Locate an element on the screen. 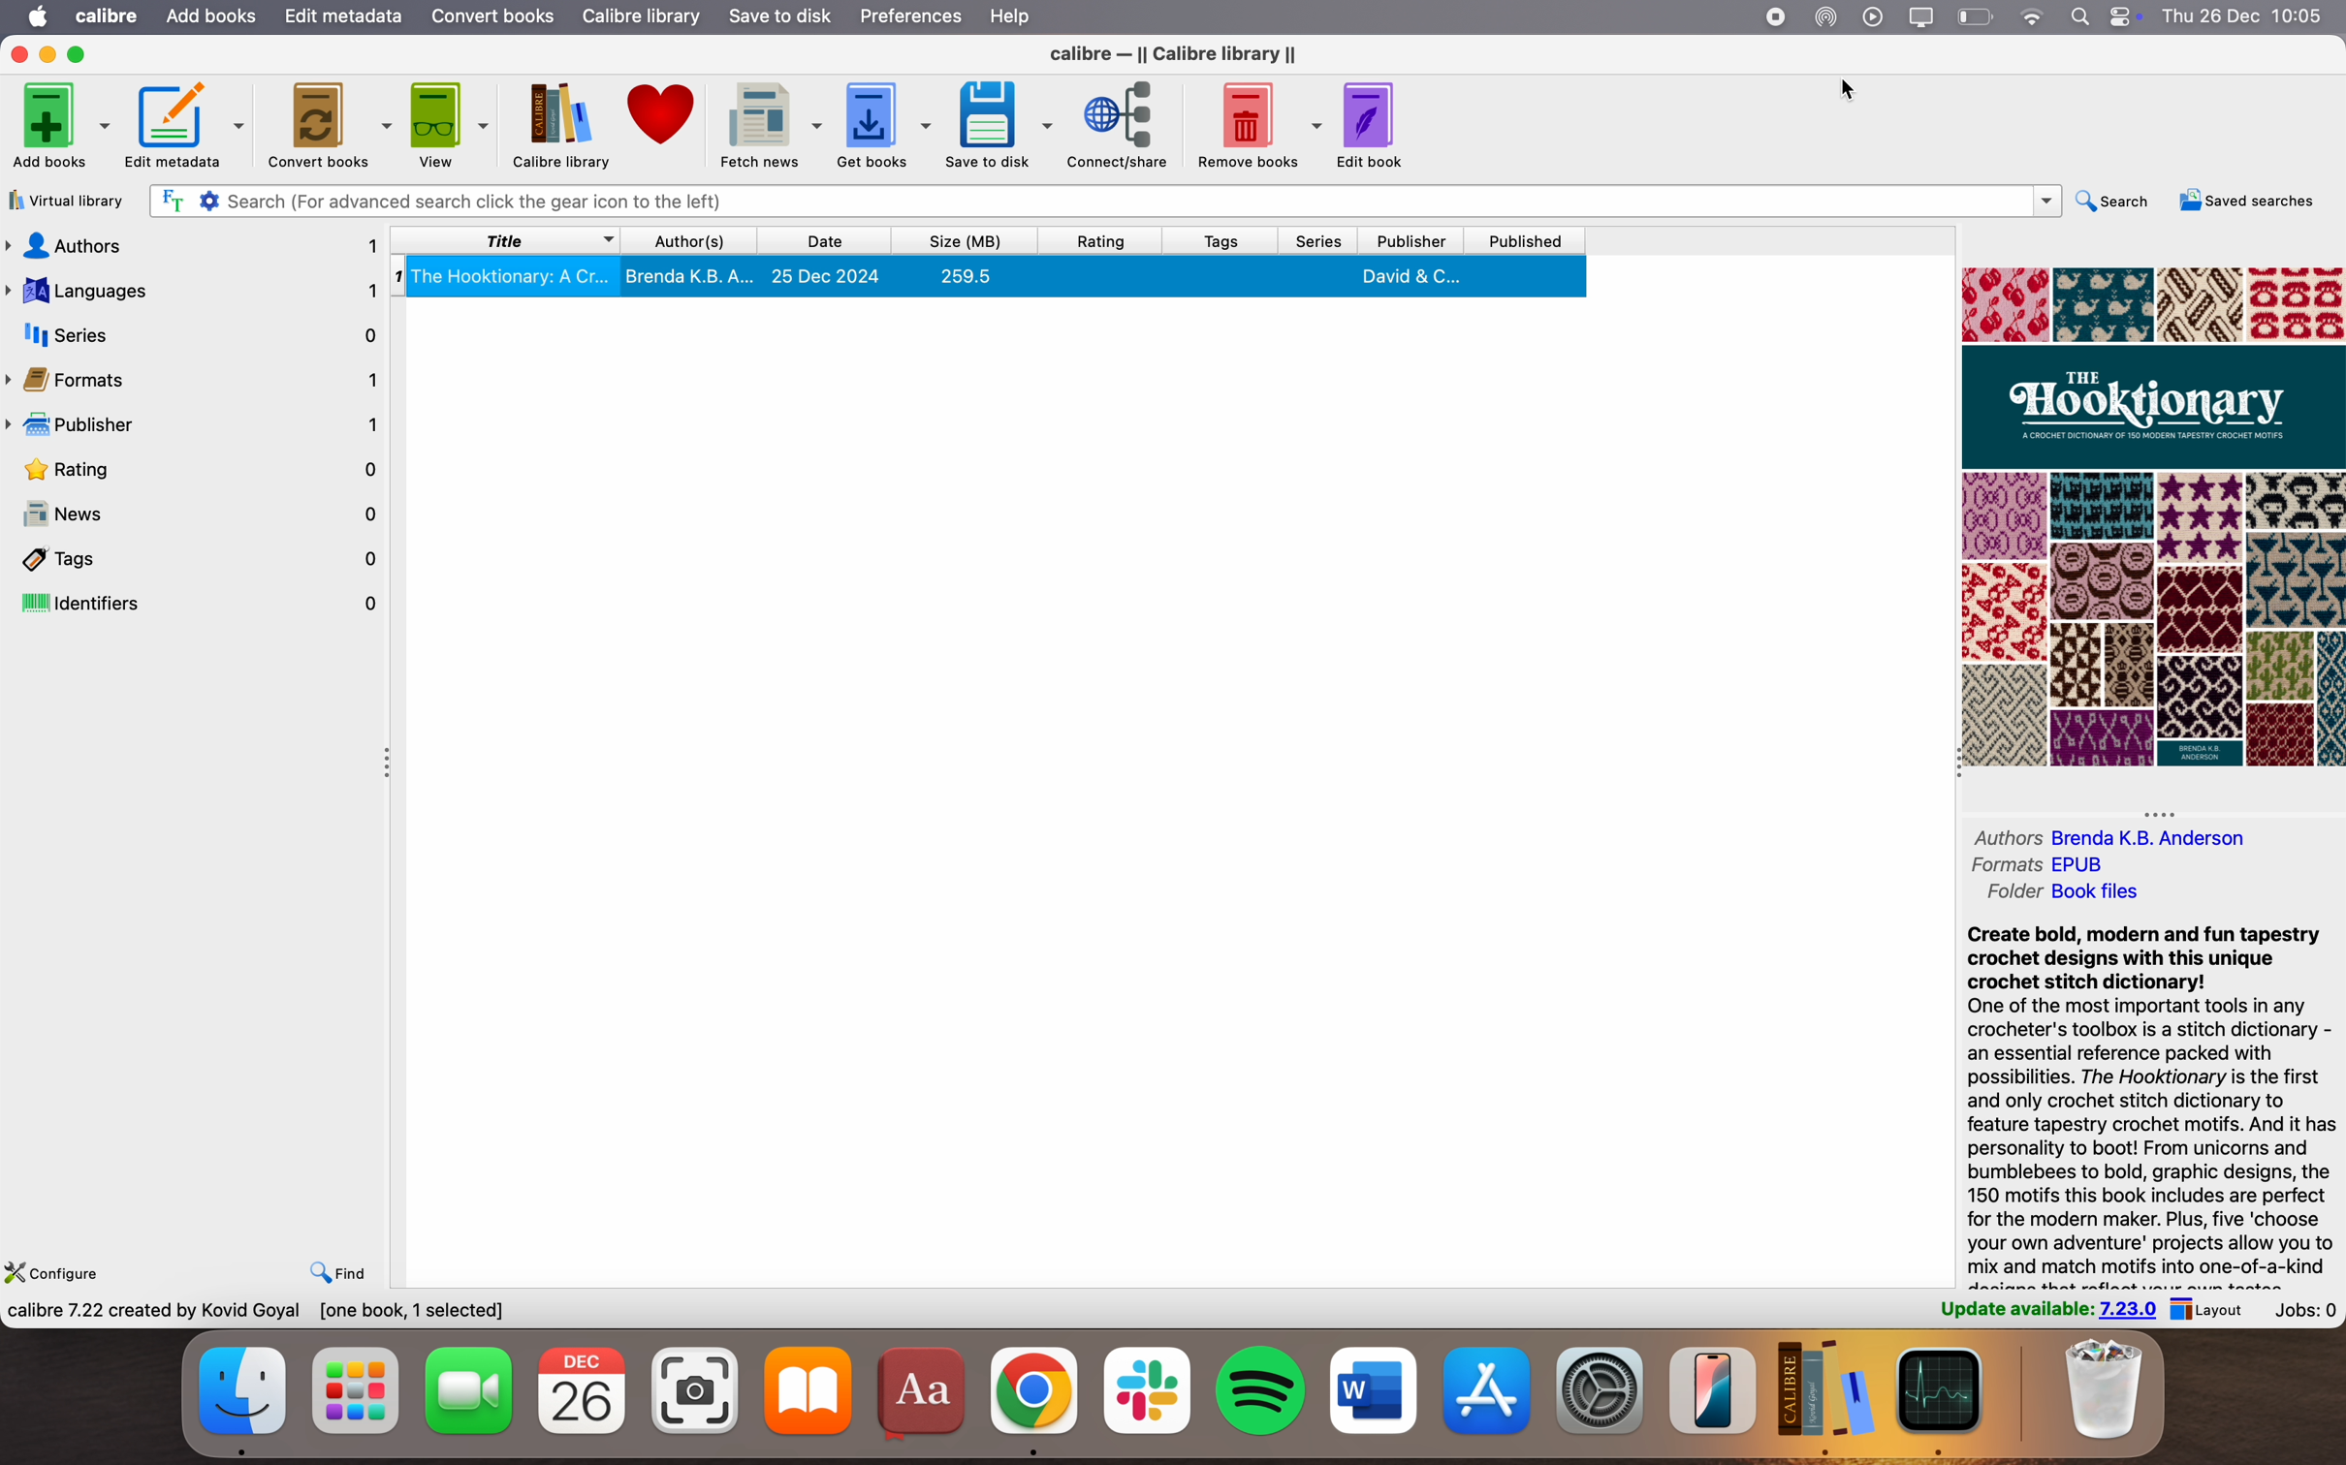 This screenshot has height=1465, width=2346. Apple icon is located at coordinates (43, 16).